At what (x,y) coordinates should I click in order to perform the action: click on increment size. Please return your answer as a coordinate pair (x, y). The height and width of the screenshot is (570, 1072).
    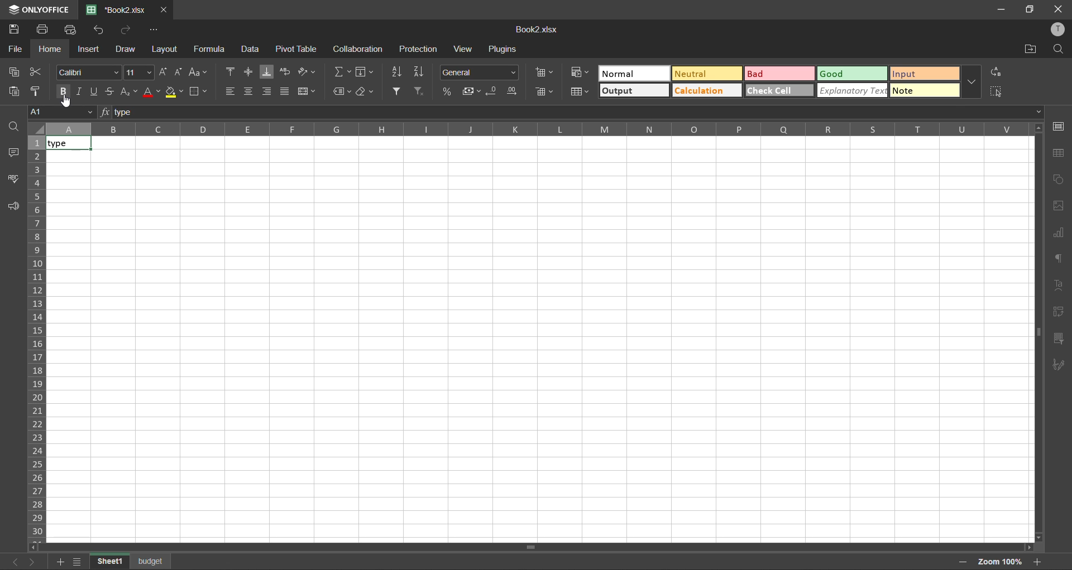
    Looking at the image, I should click on (164, 71).